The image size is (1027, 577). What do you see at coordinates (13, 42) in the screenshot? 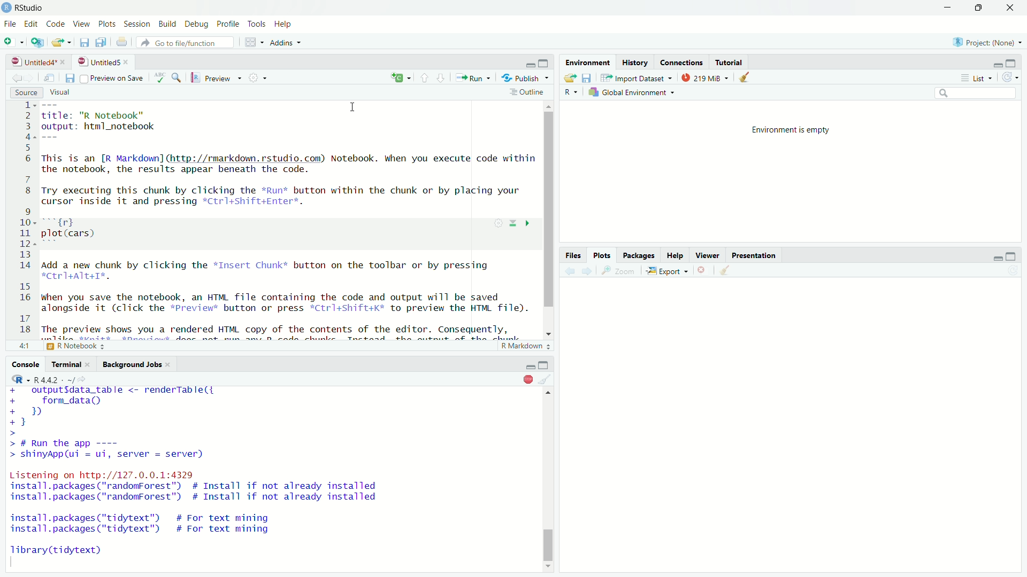
I see `New file` at bounding box center [13, 42].